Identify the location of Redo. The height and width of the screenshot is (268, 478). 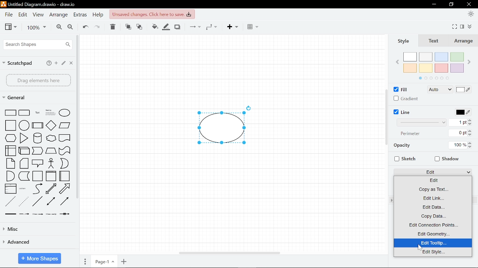
(98, 27).